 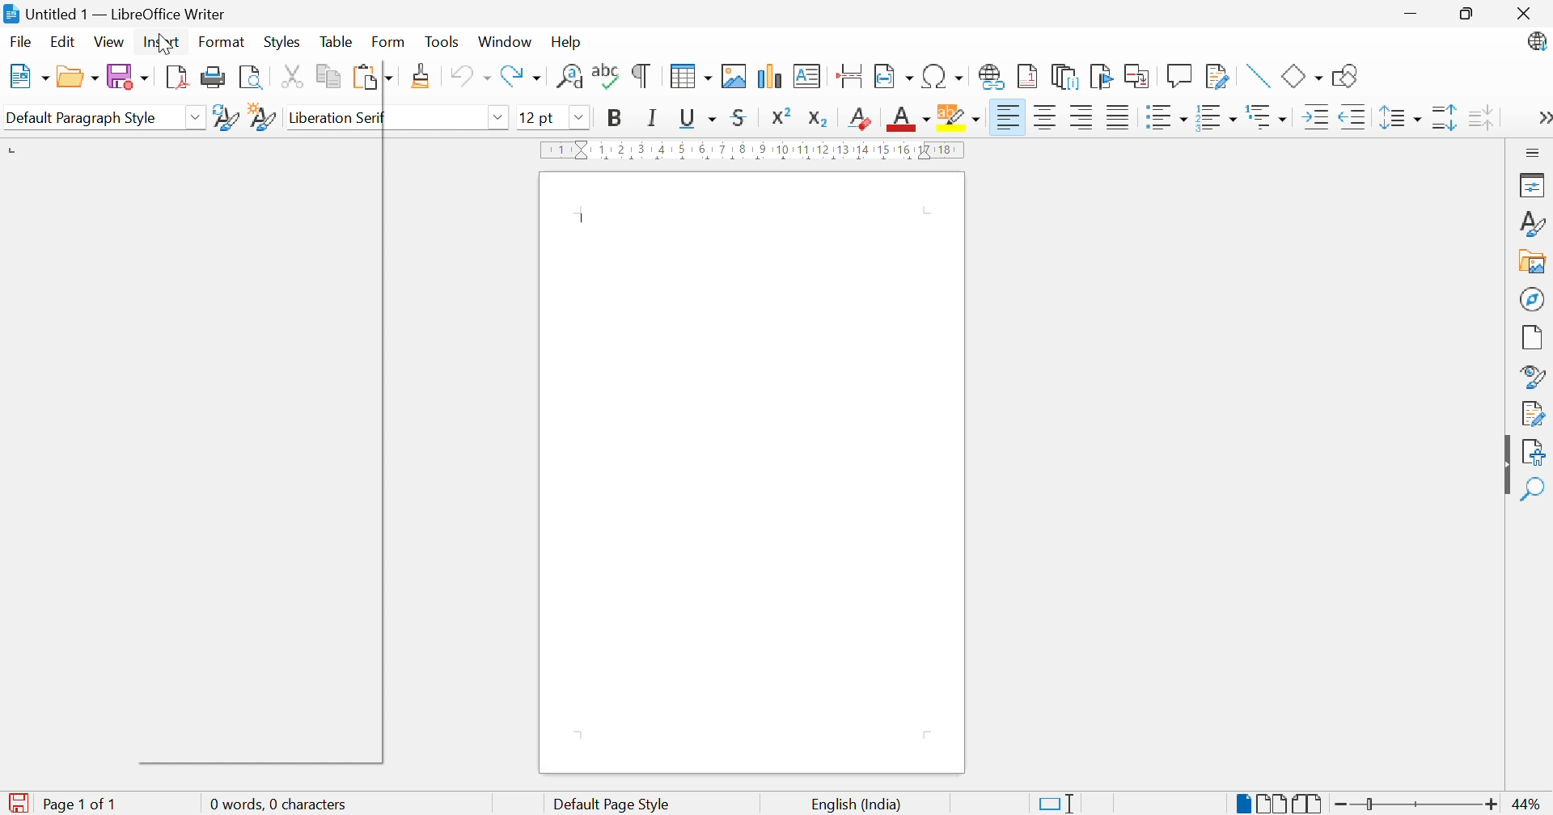 I want to click on Single-page view, so click(x=1246, y=803).